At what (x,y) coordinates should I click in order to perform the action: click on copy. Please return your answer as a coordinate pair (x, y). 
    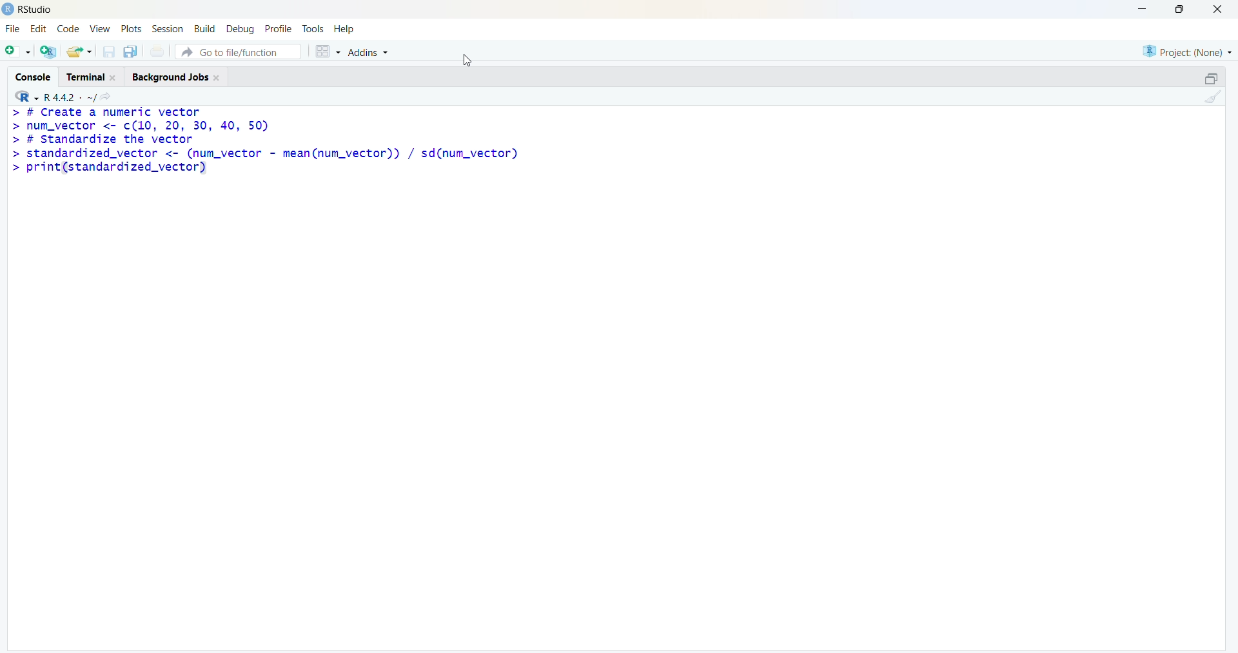
    Looking at the image, I should click on (130, 52).